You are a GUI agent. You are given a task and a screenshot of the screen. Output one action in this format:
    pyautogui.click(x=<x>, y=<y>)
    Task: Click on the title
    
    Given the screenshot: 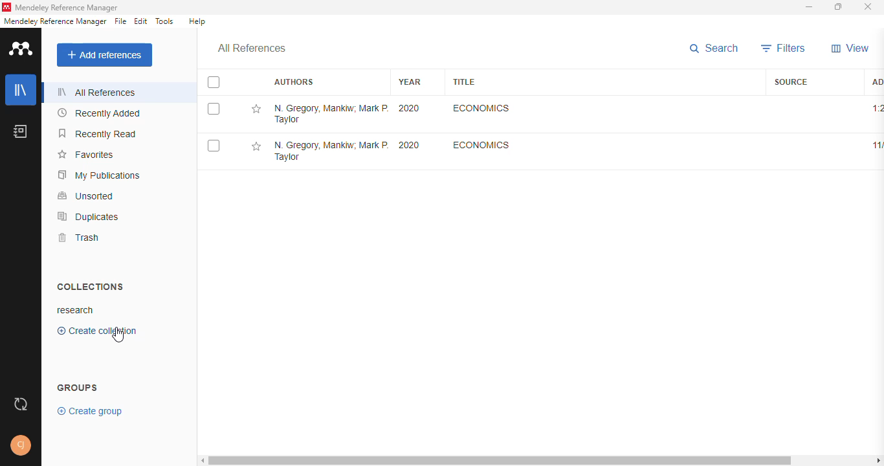 What is the action you would take?
    pyautogui.click(x=463, y=82)
    